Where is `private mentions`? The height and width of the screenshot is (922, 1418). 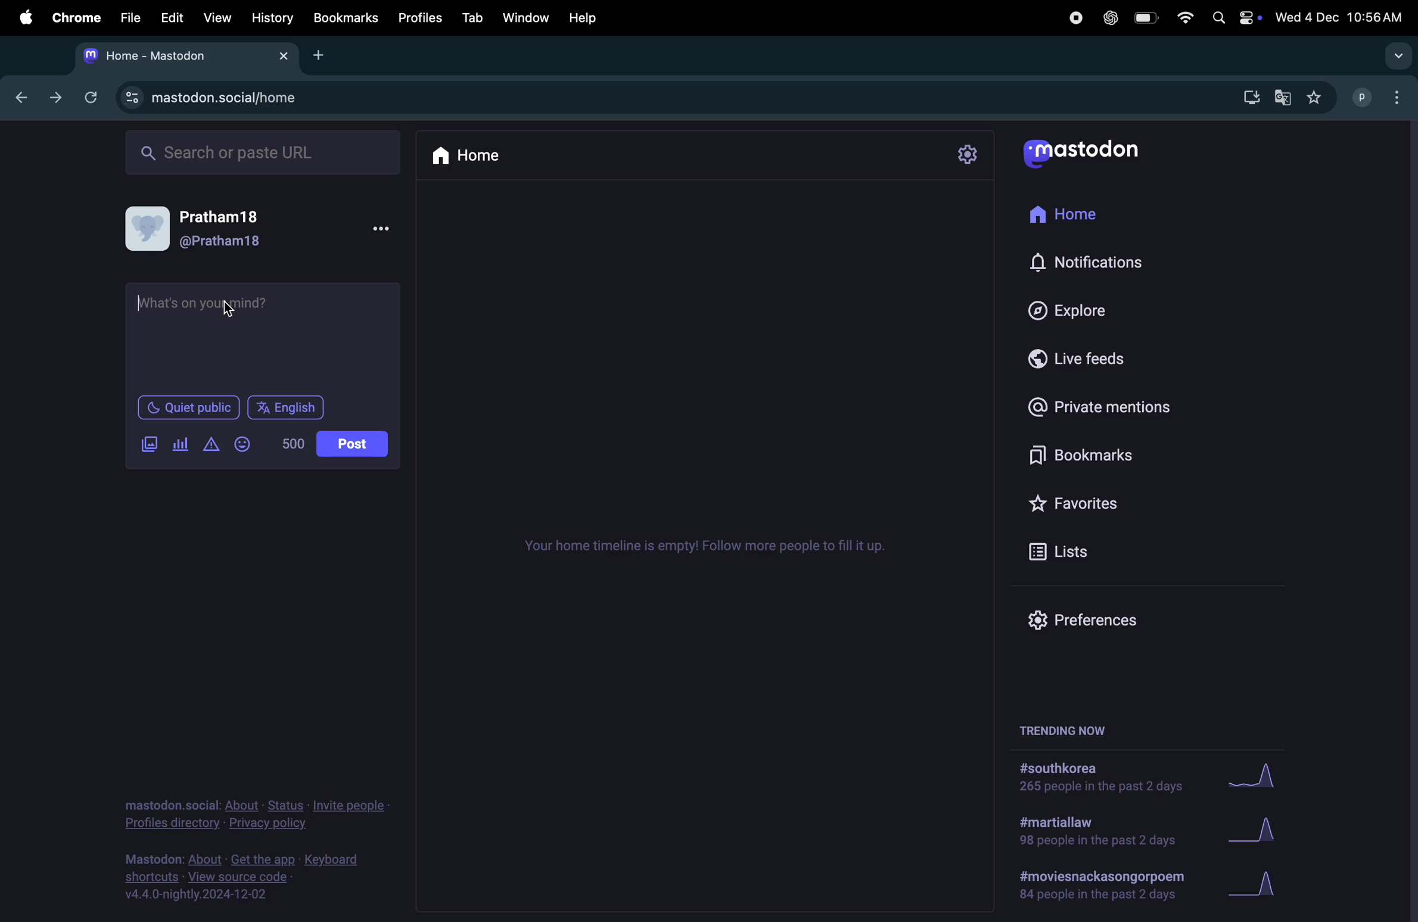
private mentions is located at coordinates (1111, 405).